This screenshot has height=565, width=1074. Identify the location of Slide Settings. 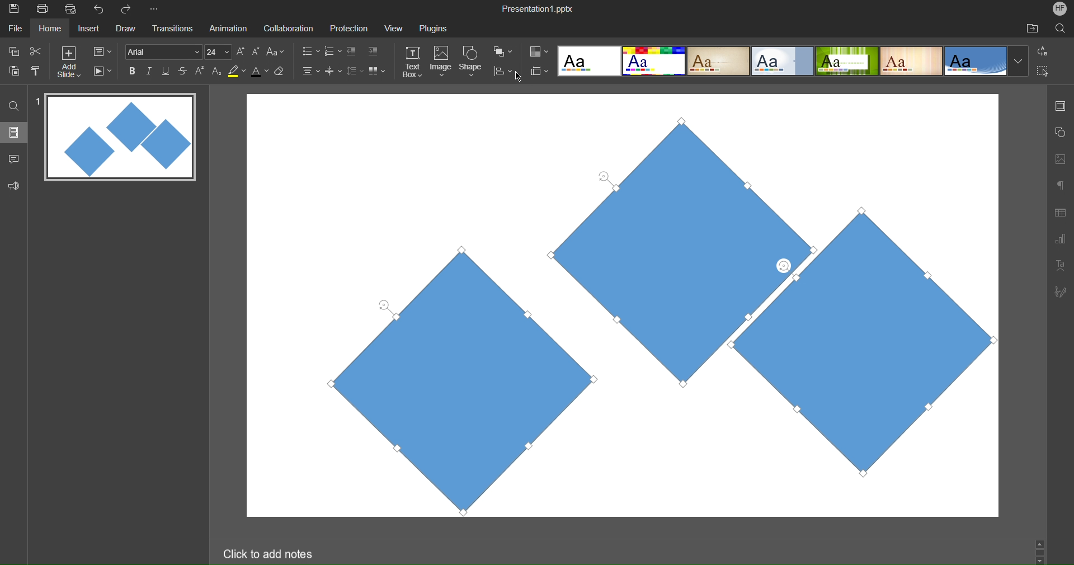
(102, 51).